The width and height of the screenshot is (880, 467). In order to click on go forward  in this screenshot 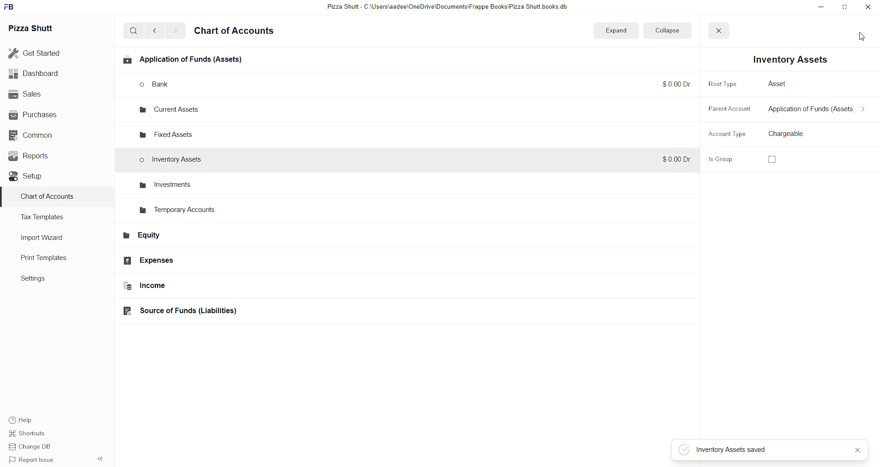, I will do `click(175, 32)`.